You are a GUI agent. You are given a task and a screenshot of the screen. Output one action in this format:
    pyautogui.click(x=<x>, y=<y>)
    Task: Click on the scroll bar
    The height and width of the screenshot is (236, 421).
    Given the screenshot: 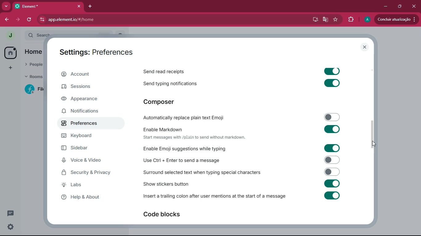 What is the action you would take?
    pyautogui.click(x=372, y=132)
    